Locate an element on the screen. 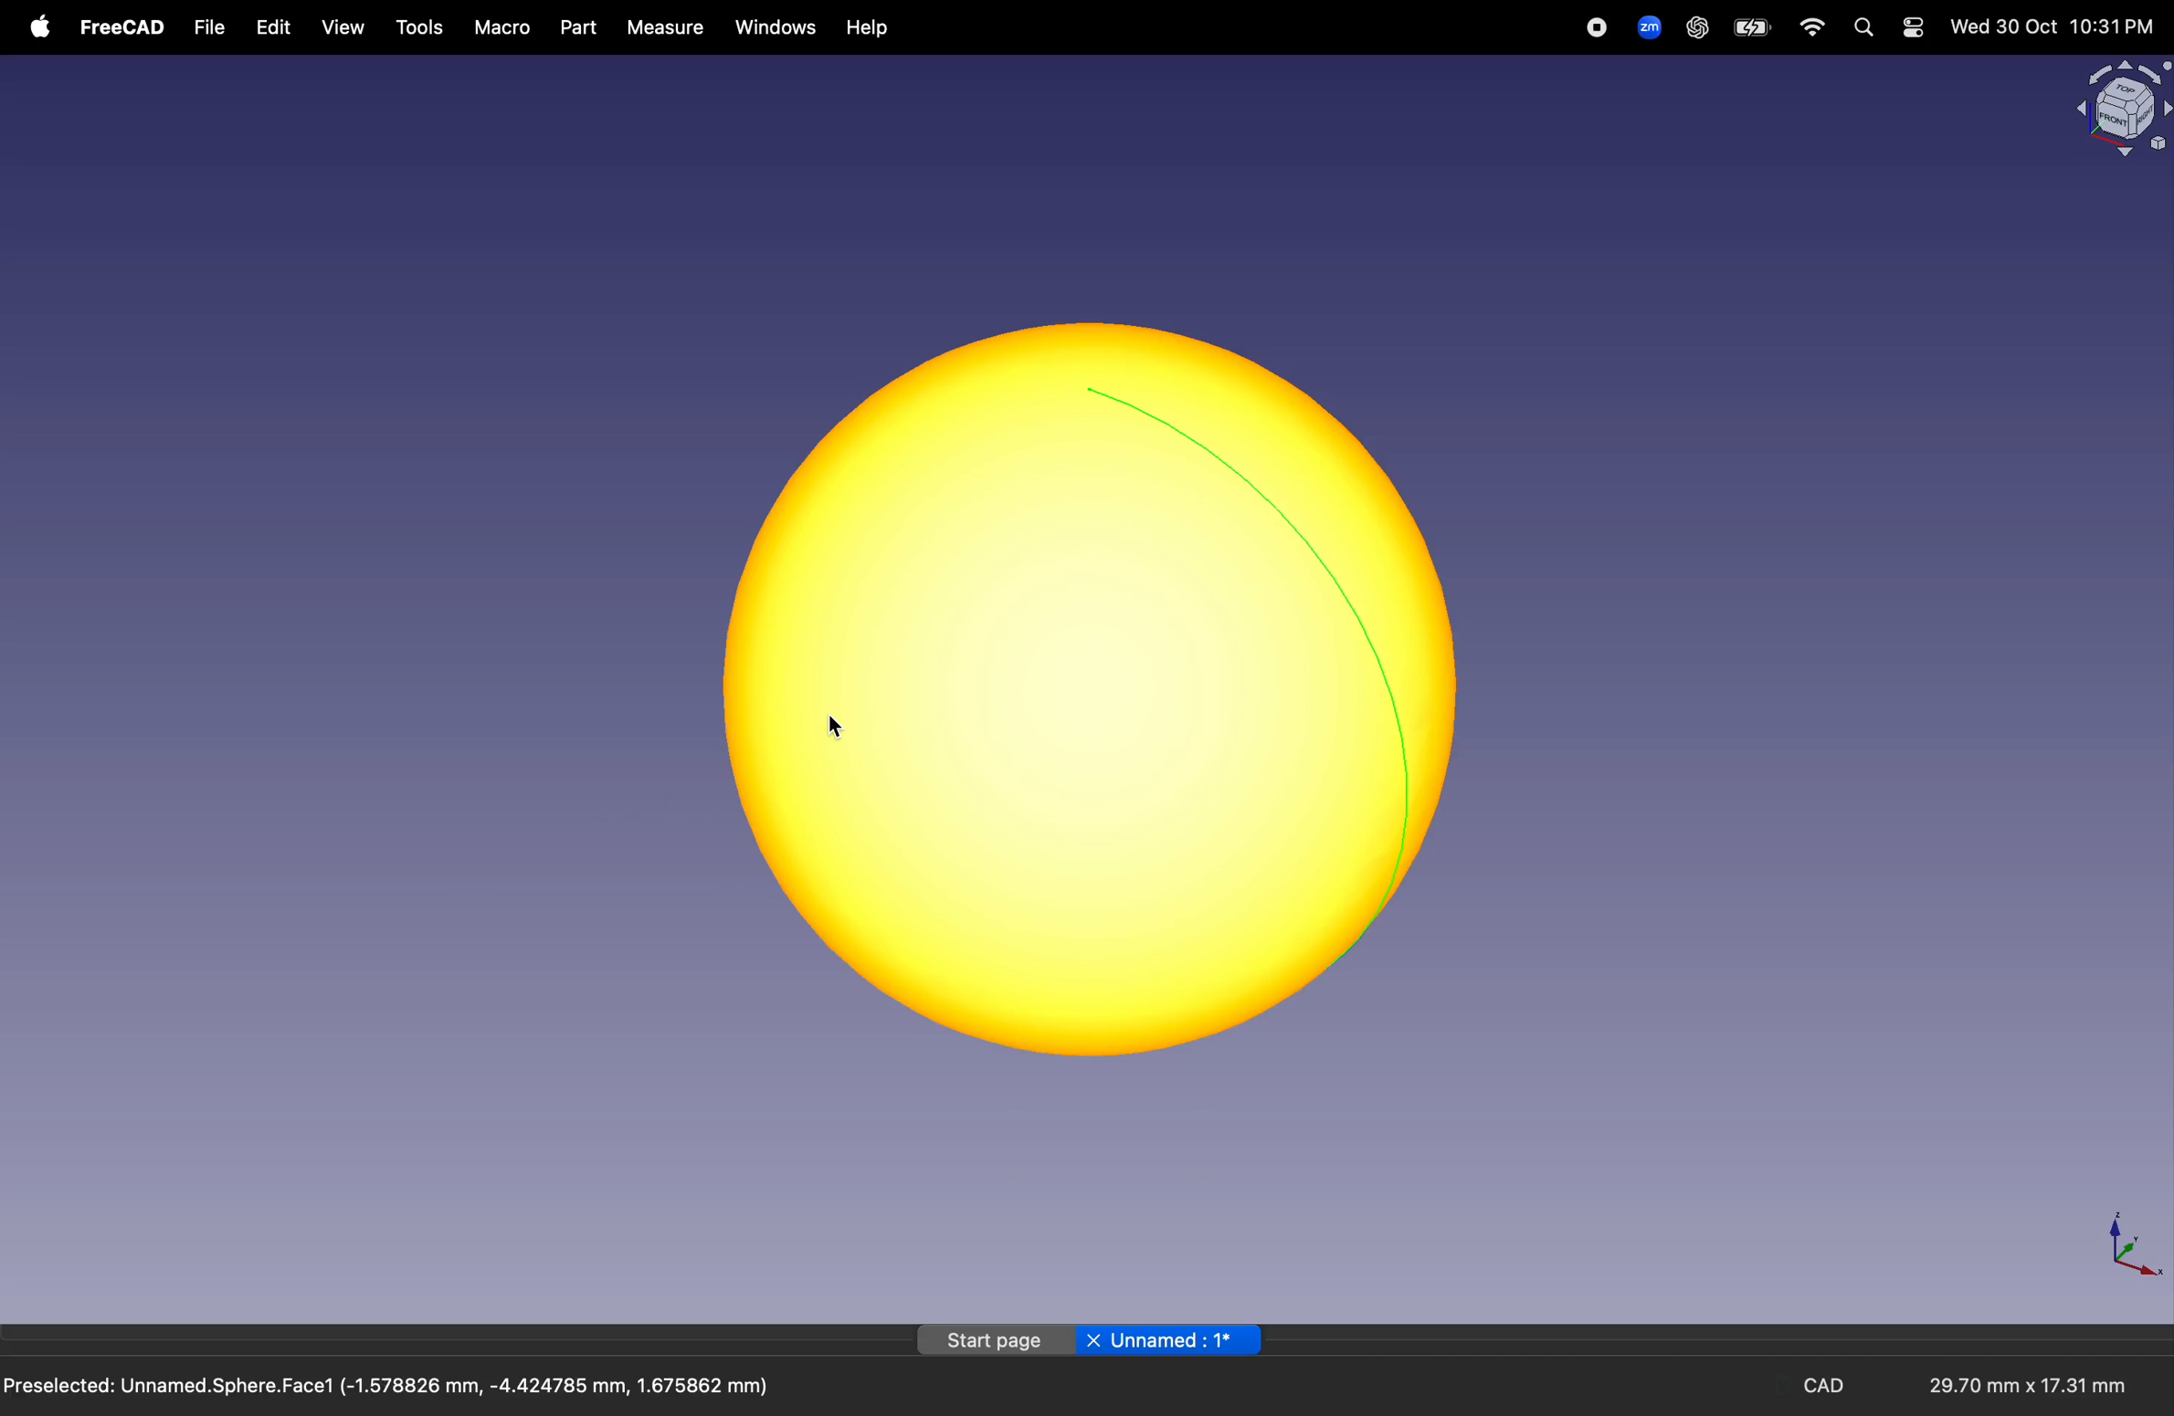 Image resolution: width=2174 pixels, height=1416 pixels. 29.70 mm x 17.31 mm is located at coordinates (2012, 1387).